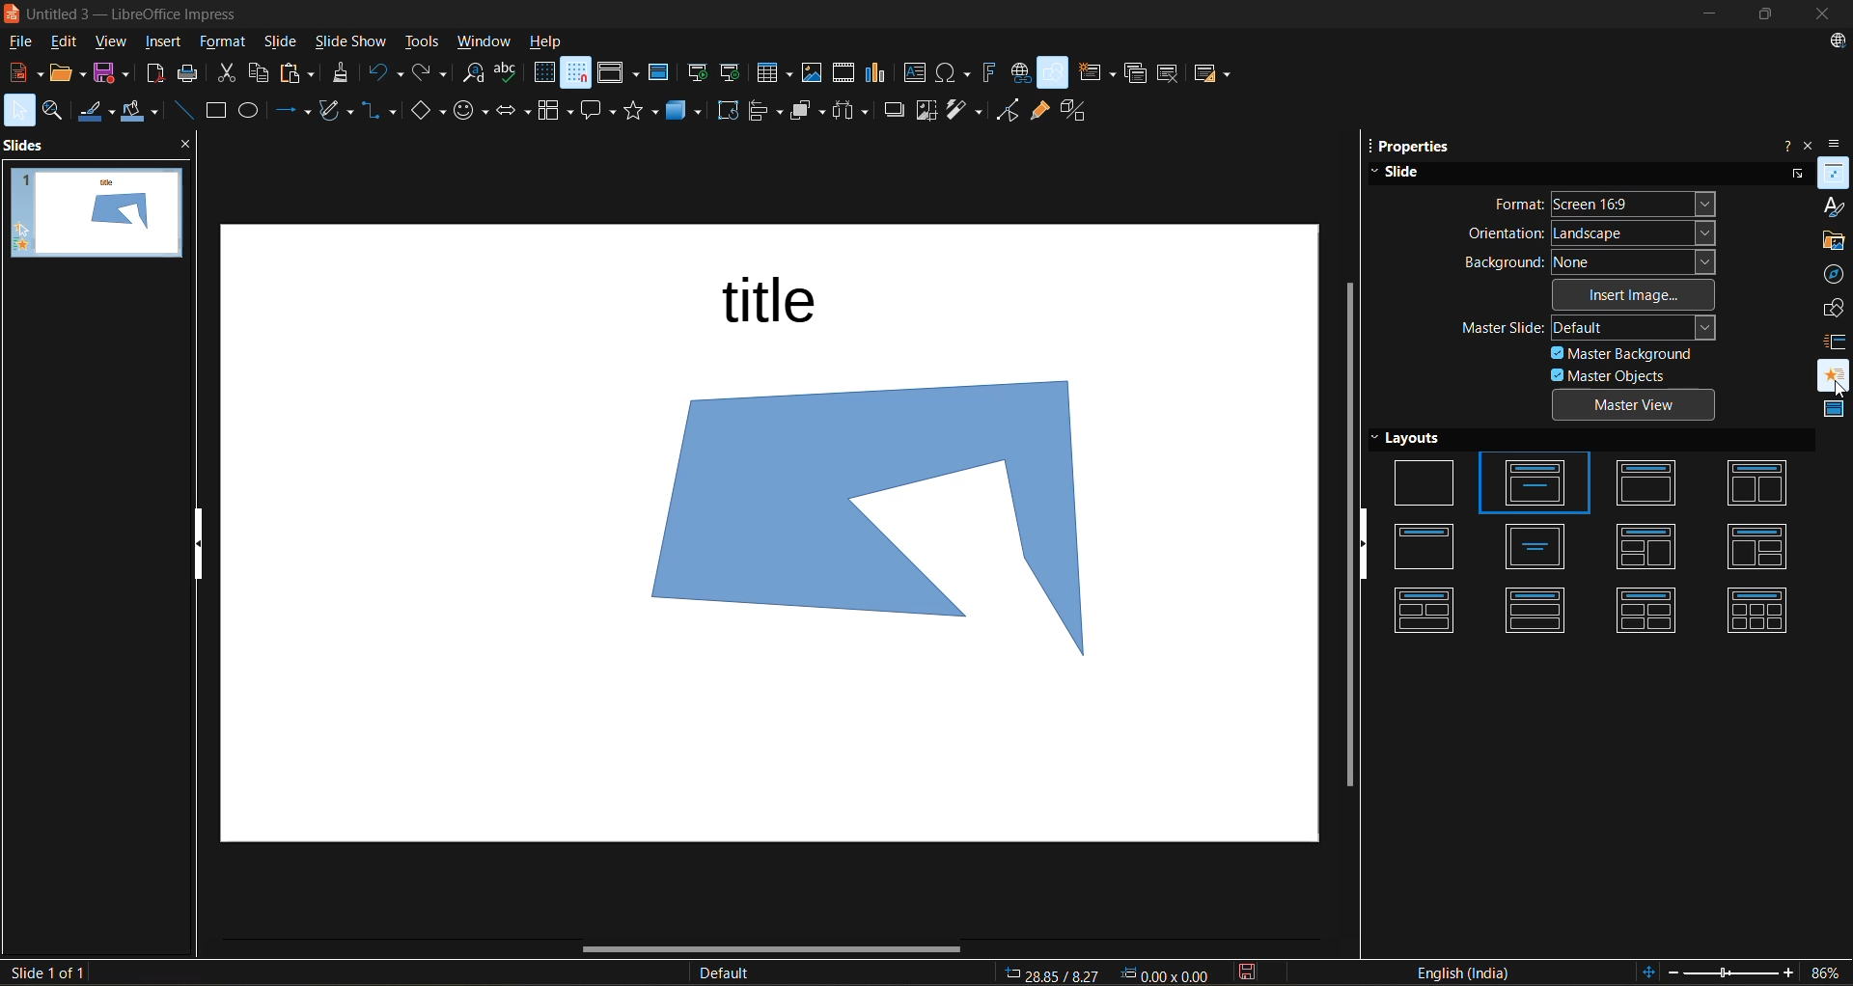 The width and height of the screenshot is (1853, 986). What do you see at coordinates (472, 114) in the screenshot?
I see `symbol shapes` at bounding box center [472, 114].